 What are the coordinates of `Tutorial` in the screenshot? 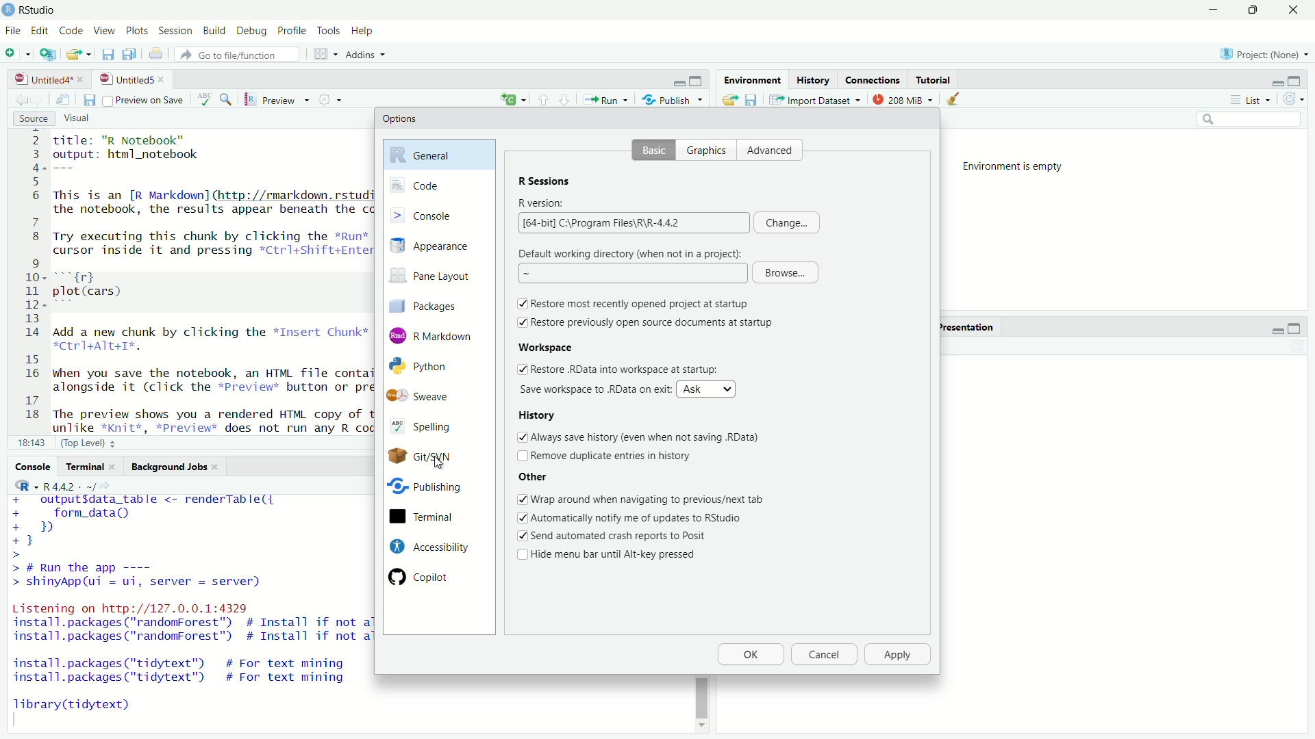 It's located at (936, 79).